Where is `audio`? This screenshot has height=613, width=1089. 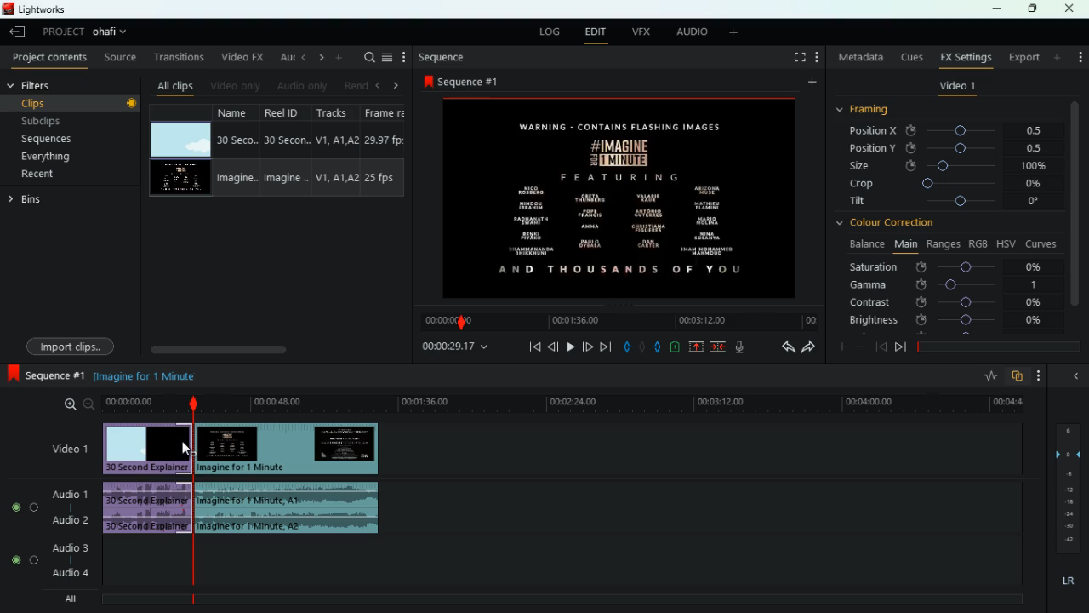 audio is located at coordinates (150, 508).